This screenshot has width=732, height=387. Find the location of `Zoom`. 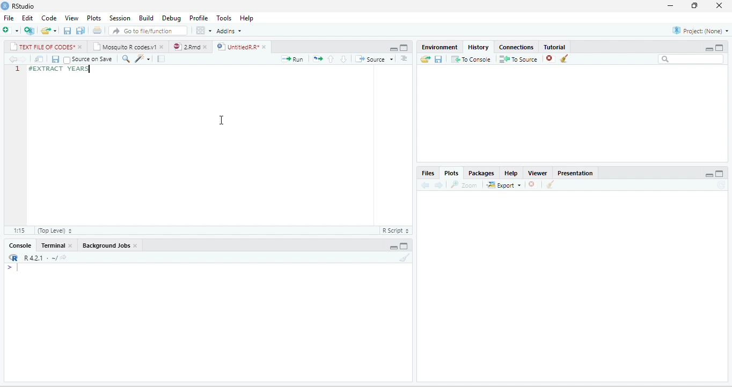

Zoom is located at coordinates (464, 184).